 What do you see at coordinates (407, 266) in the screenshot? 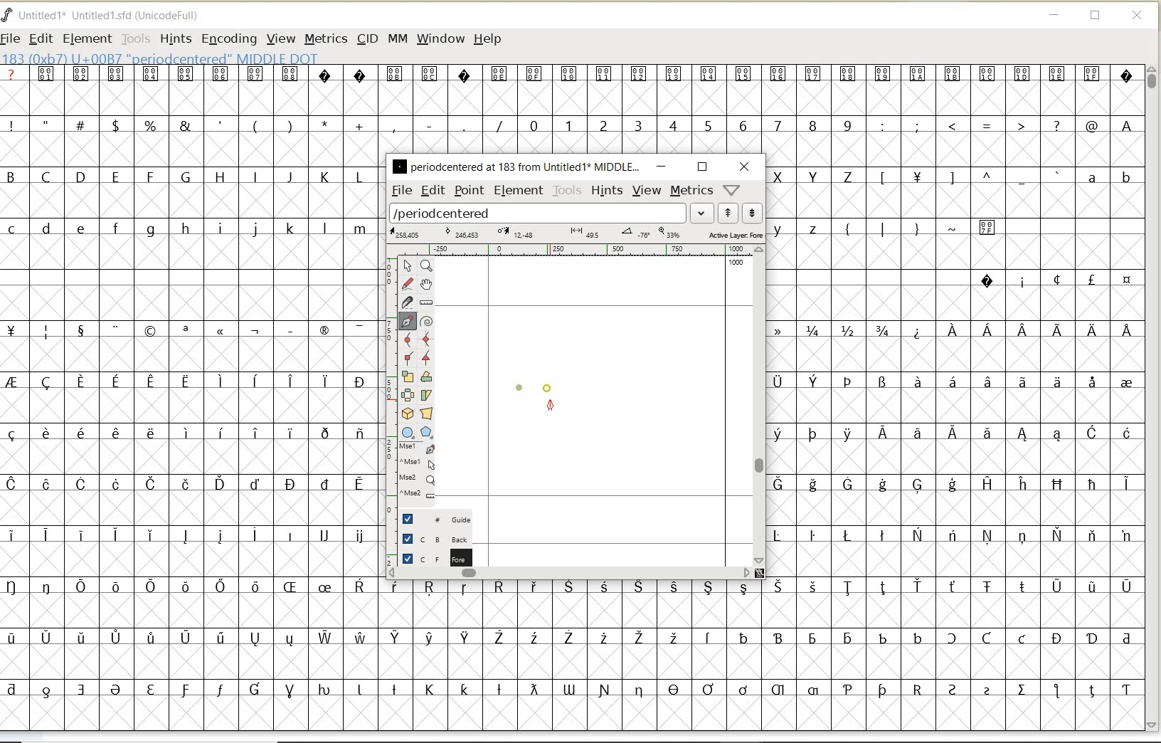
I see `pointer` at bounding box center [407, 266].